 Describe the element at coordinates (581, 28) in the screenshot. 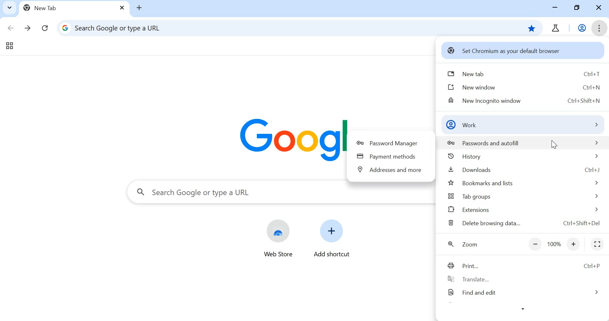

I see `work` at that location.